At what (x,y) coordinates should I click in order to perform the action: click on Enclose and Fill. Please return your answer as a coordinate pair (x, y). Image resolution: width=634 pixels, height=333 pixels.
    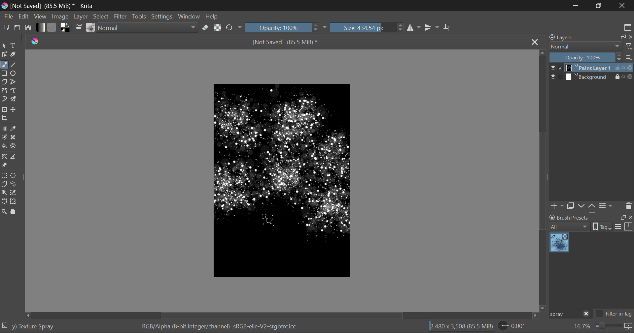
    Looking at the image, I should click on (14, 147).